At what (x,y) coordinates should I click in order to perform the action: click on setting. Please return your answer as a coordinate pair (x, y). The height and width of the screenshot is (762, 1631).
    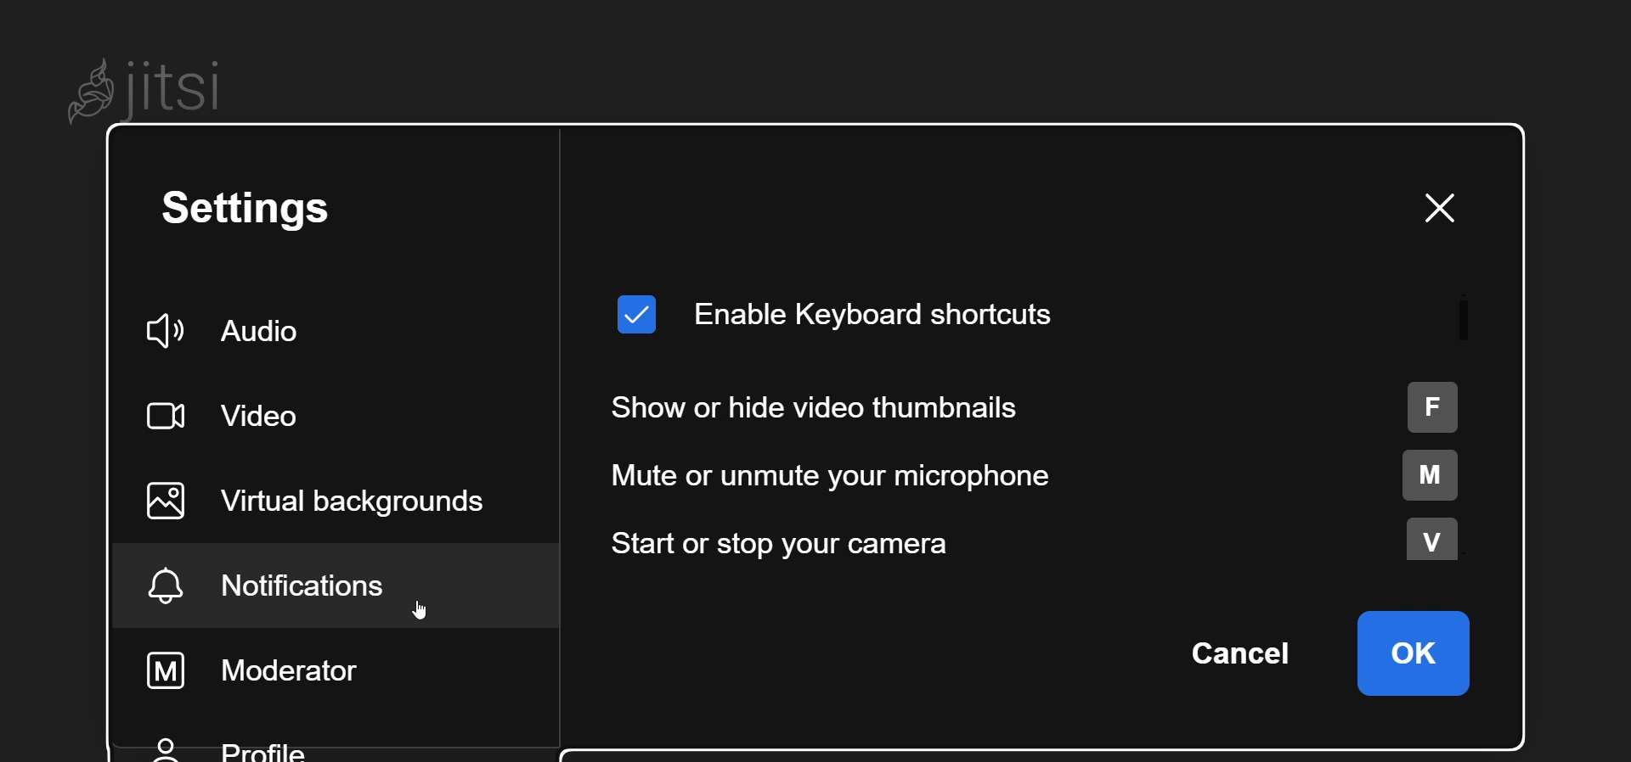
    Looking at the image, I should click on (272, 211).